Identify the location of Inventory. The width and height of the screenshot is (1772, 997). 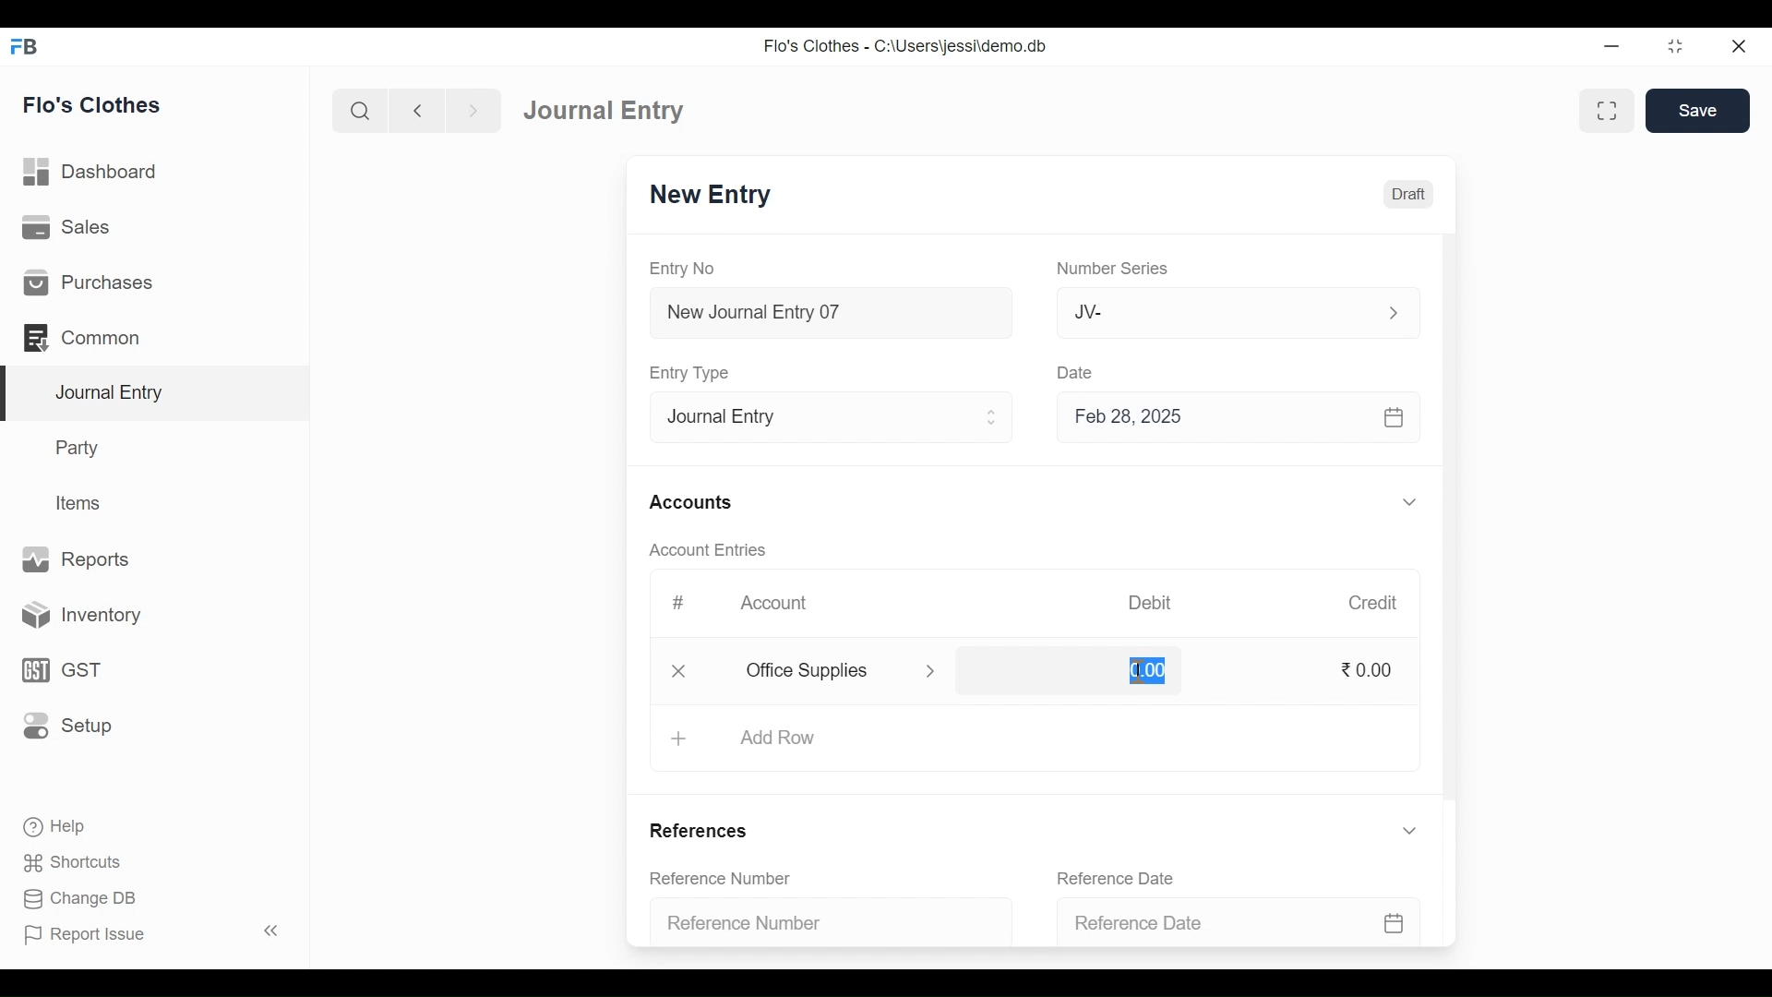
(75, 617).